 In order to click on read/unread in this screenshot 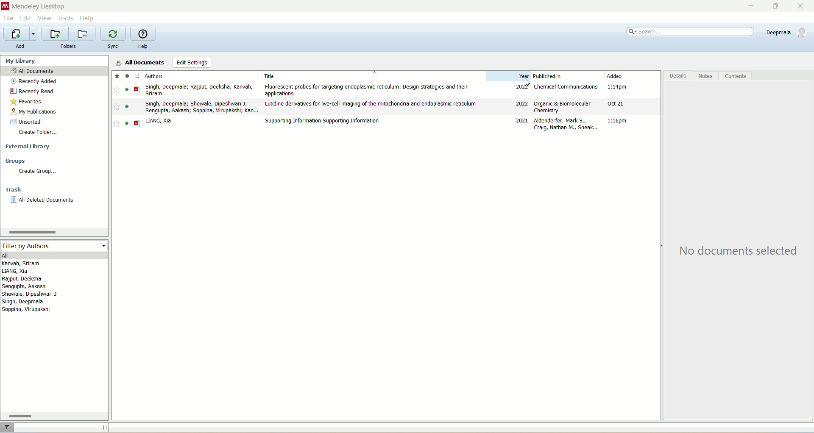, I will do `click(129, 107)`.